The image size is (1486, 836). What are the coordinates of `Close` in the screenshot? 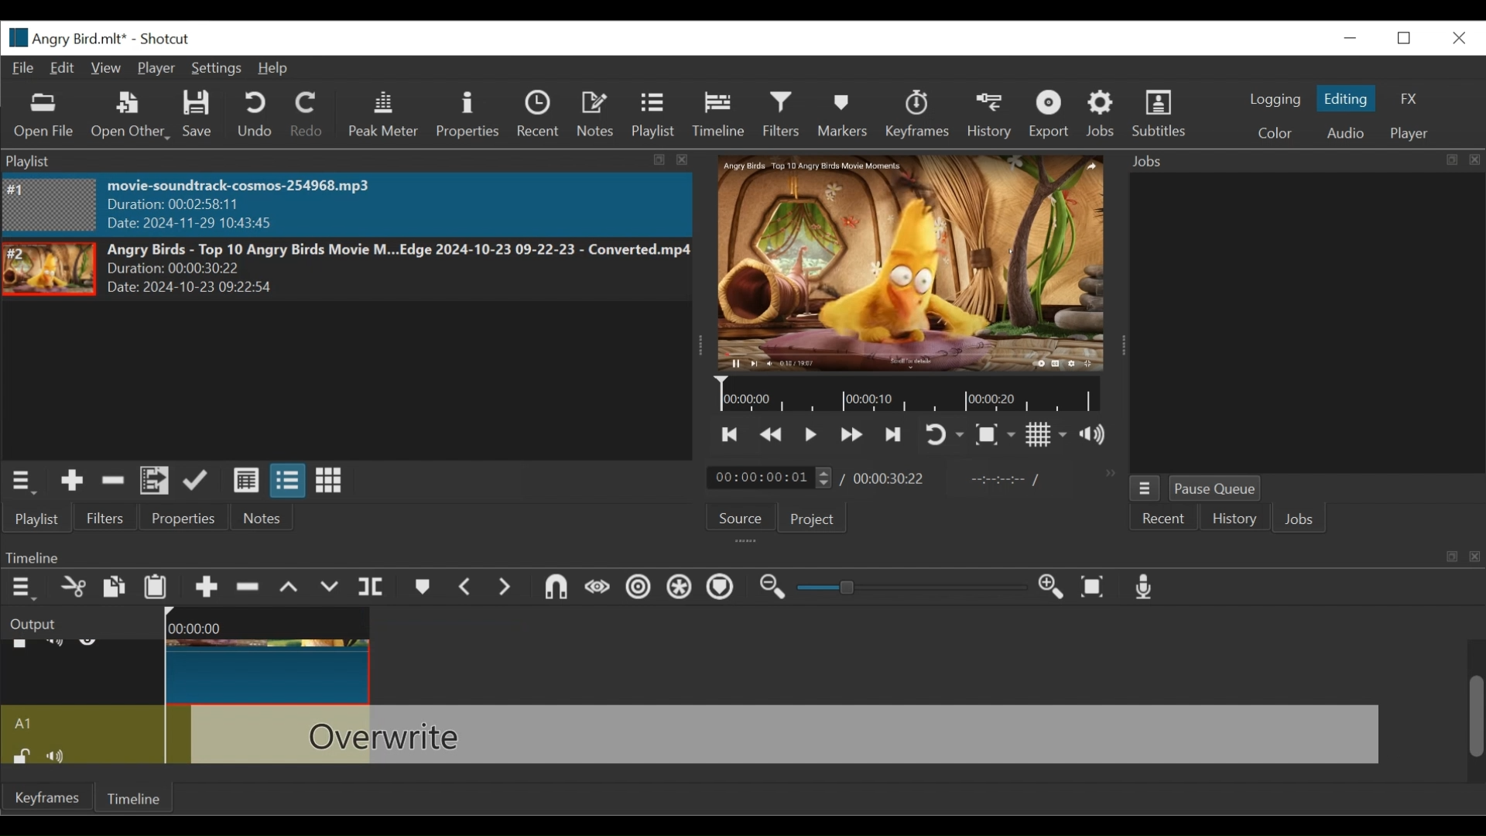 It's located at (1459, 36).